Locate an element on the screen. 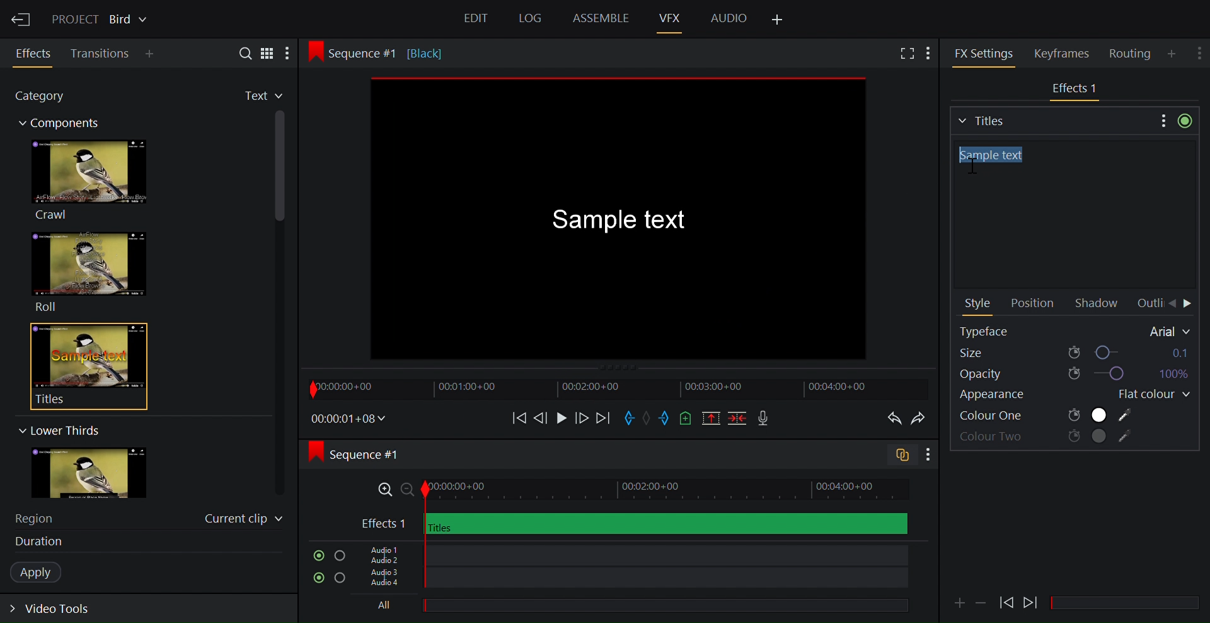  Nudge one frame backwards is located at coordinates (541, 417).